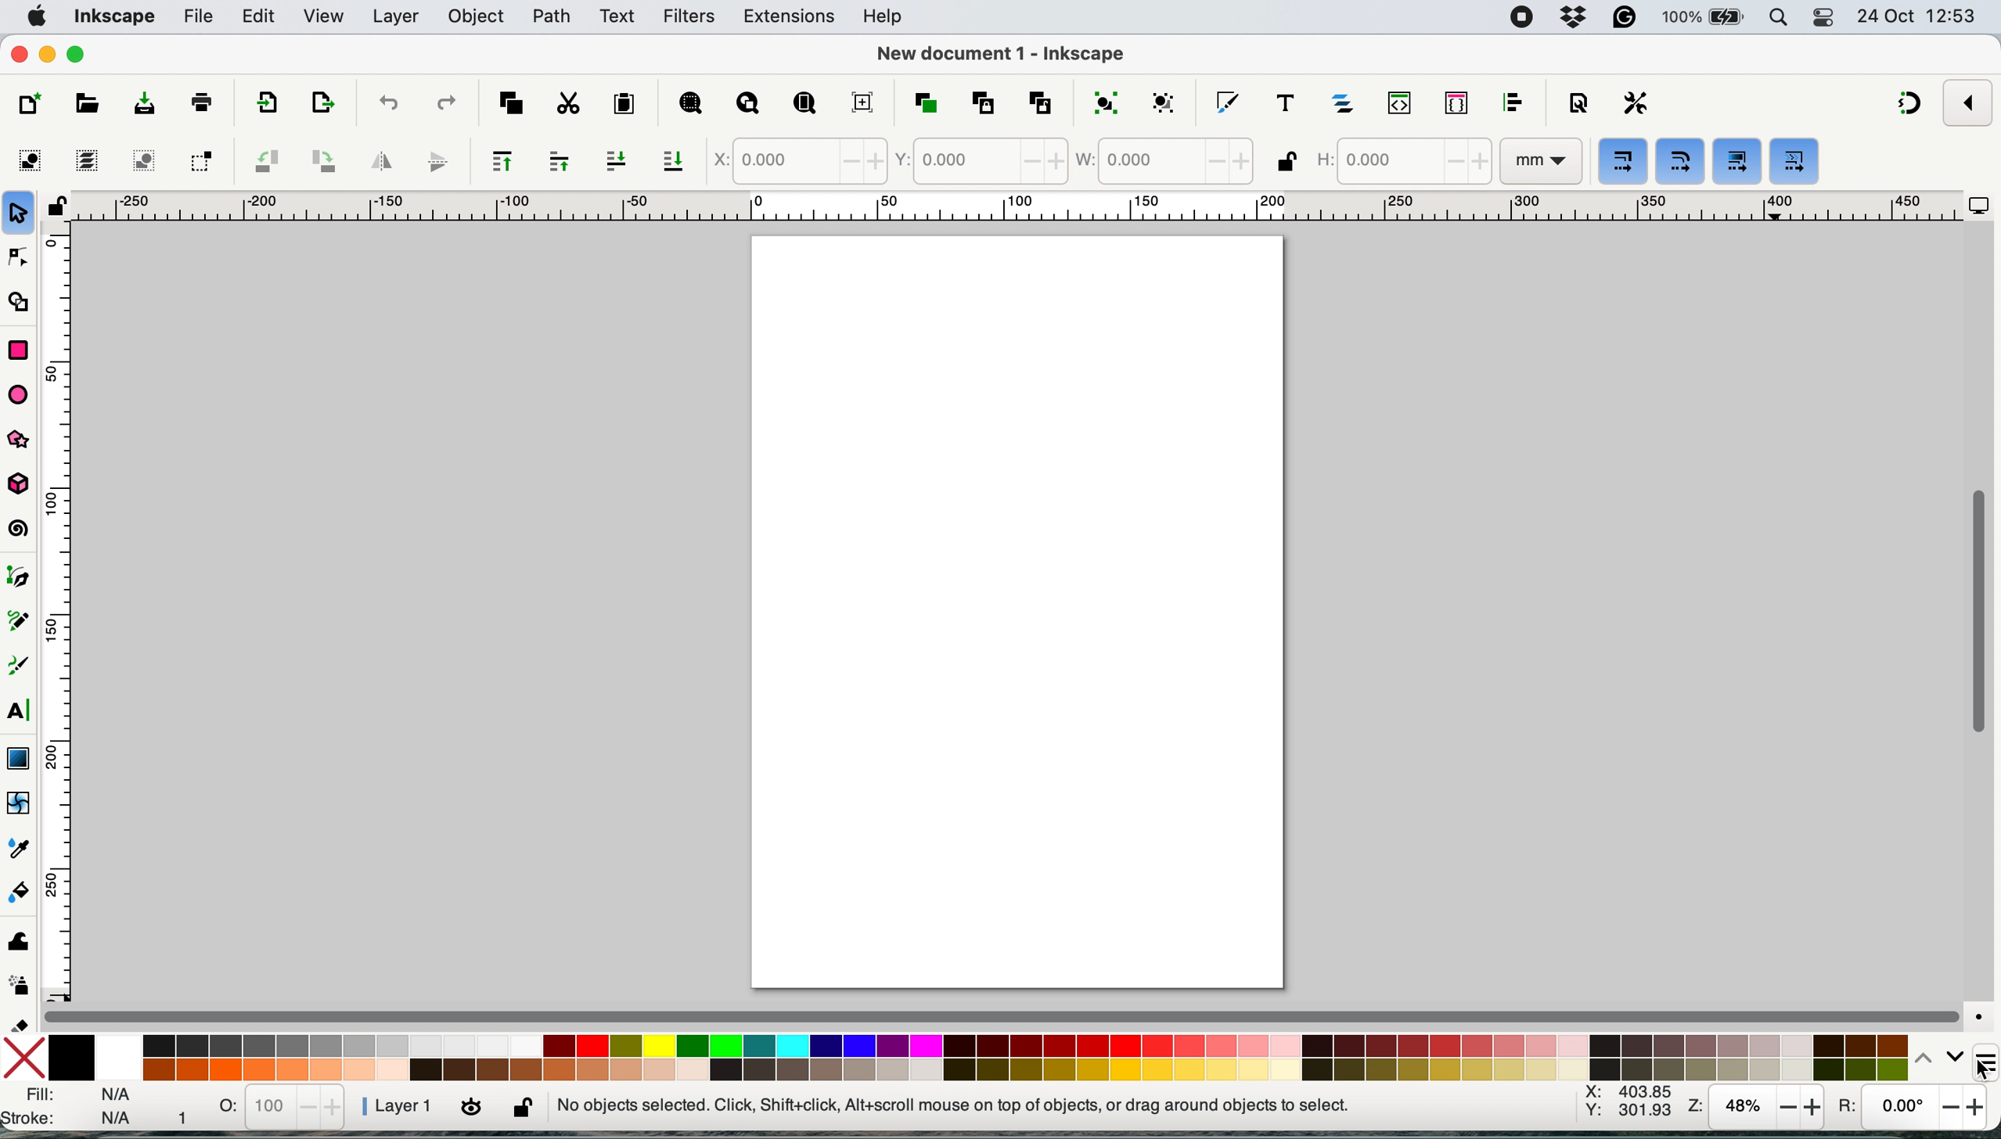 The width and height of the screenshot is (2001, 1139). What do you see at coordinates (25, 1059) in the screenshot?
I see `no fill` at bounding box center [25, 1059].